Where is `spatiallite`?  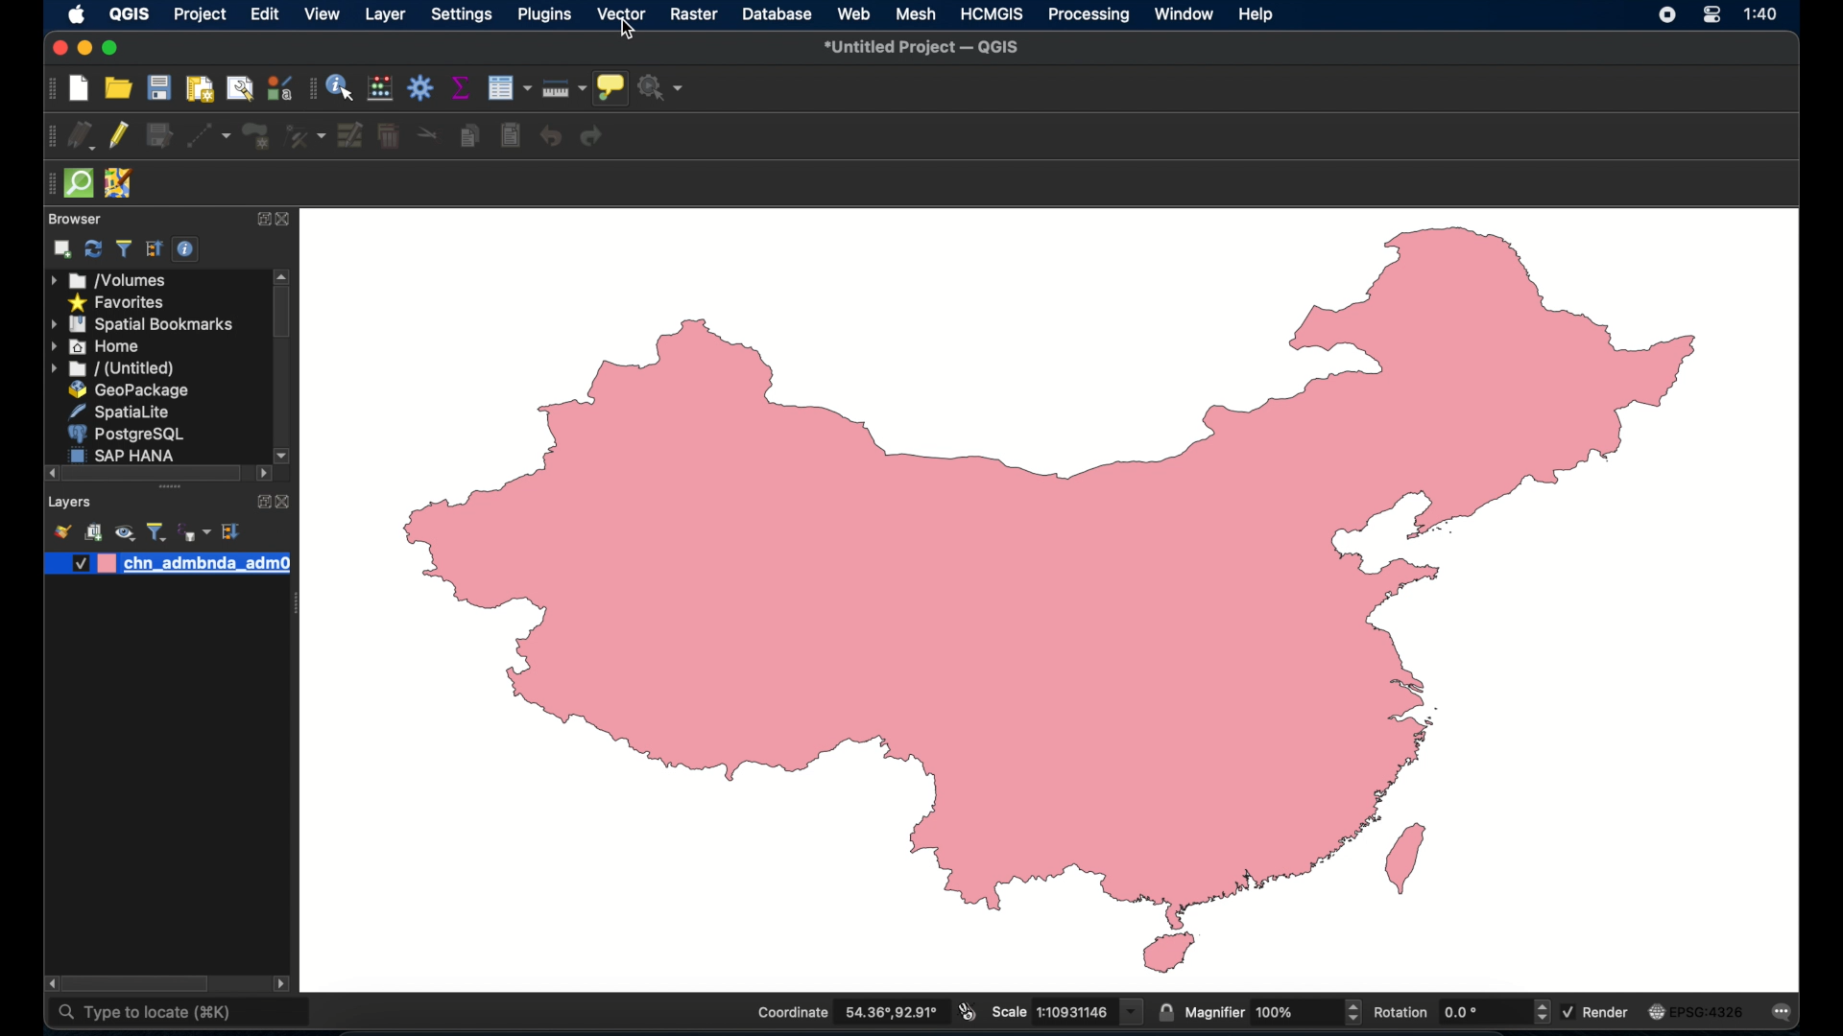 spatiallite is located at coordinates (117, 412).